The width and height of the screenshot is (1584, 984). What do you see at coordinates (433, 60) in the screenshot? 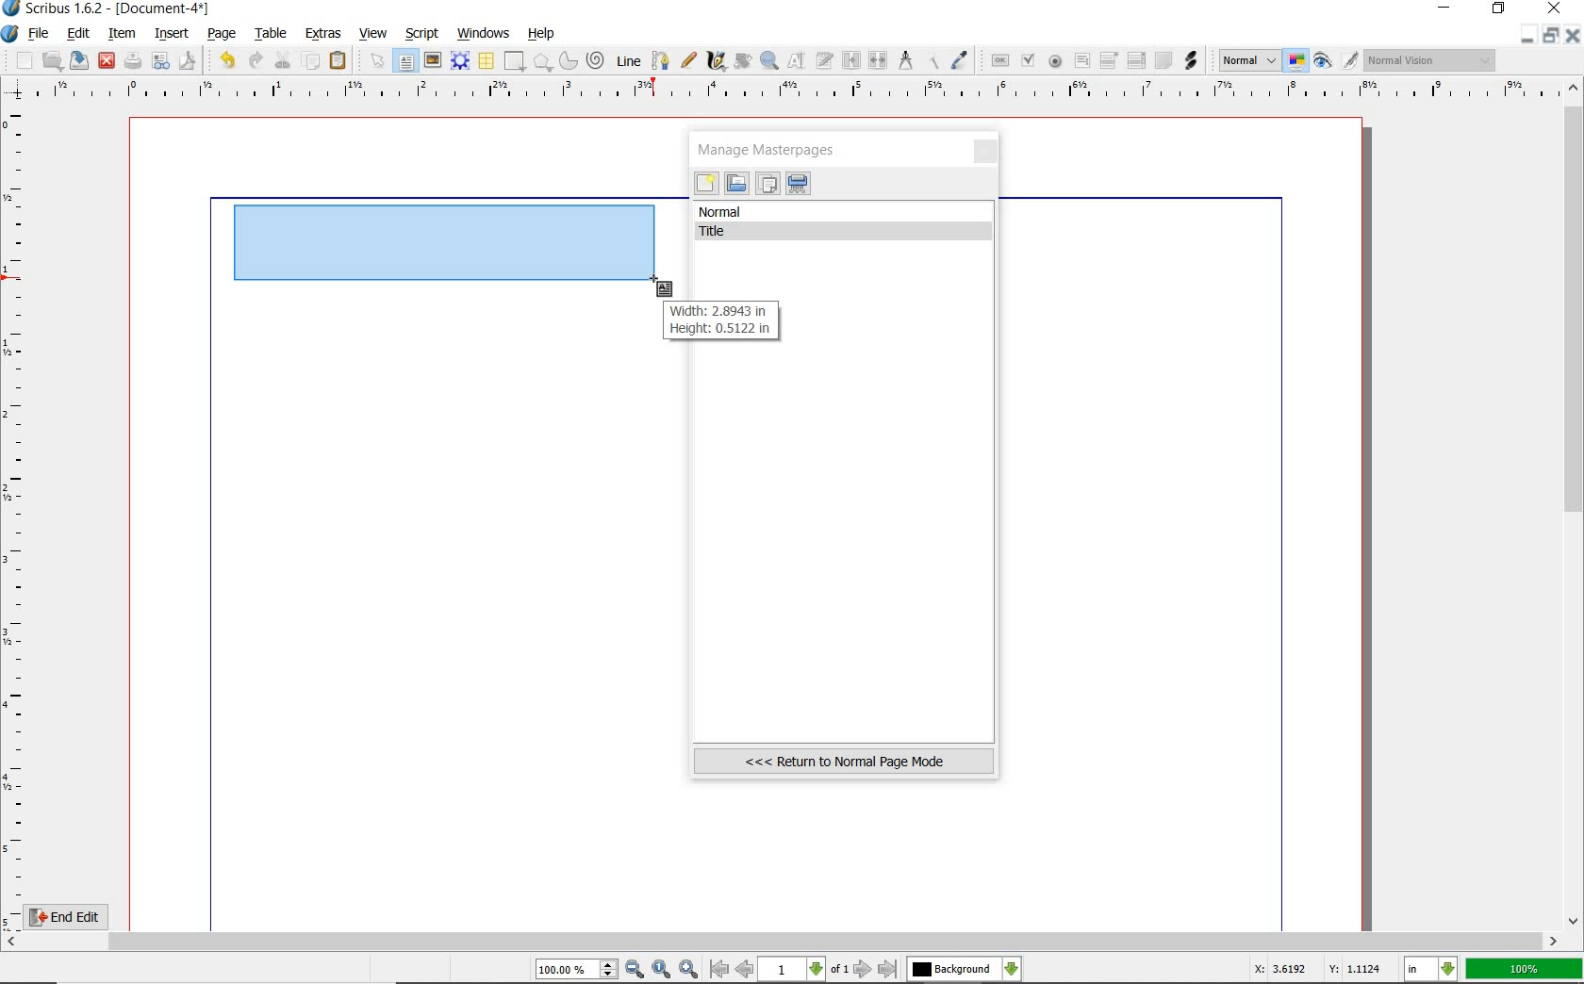
I see `image frame` at bounding box center [433, 60].